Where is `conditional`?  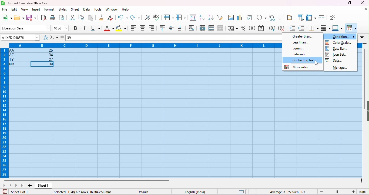
conditional is located at coordinates (351, 29).